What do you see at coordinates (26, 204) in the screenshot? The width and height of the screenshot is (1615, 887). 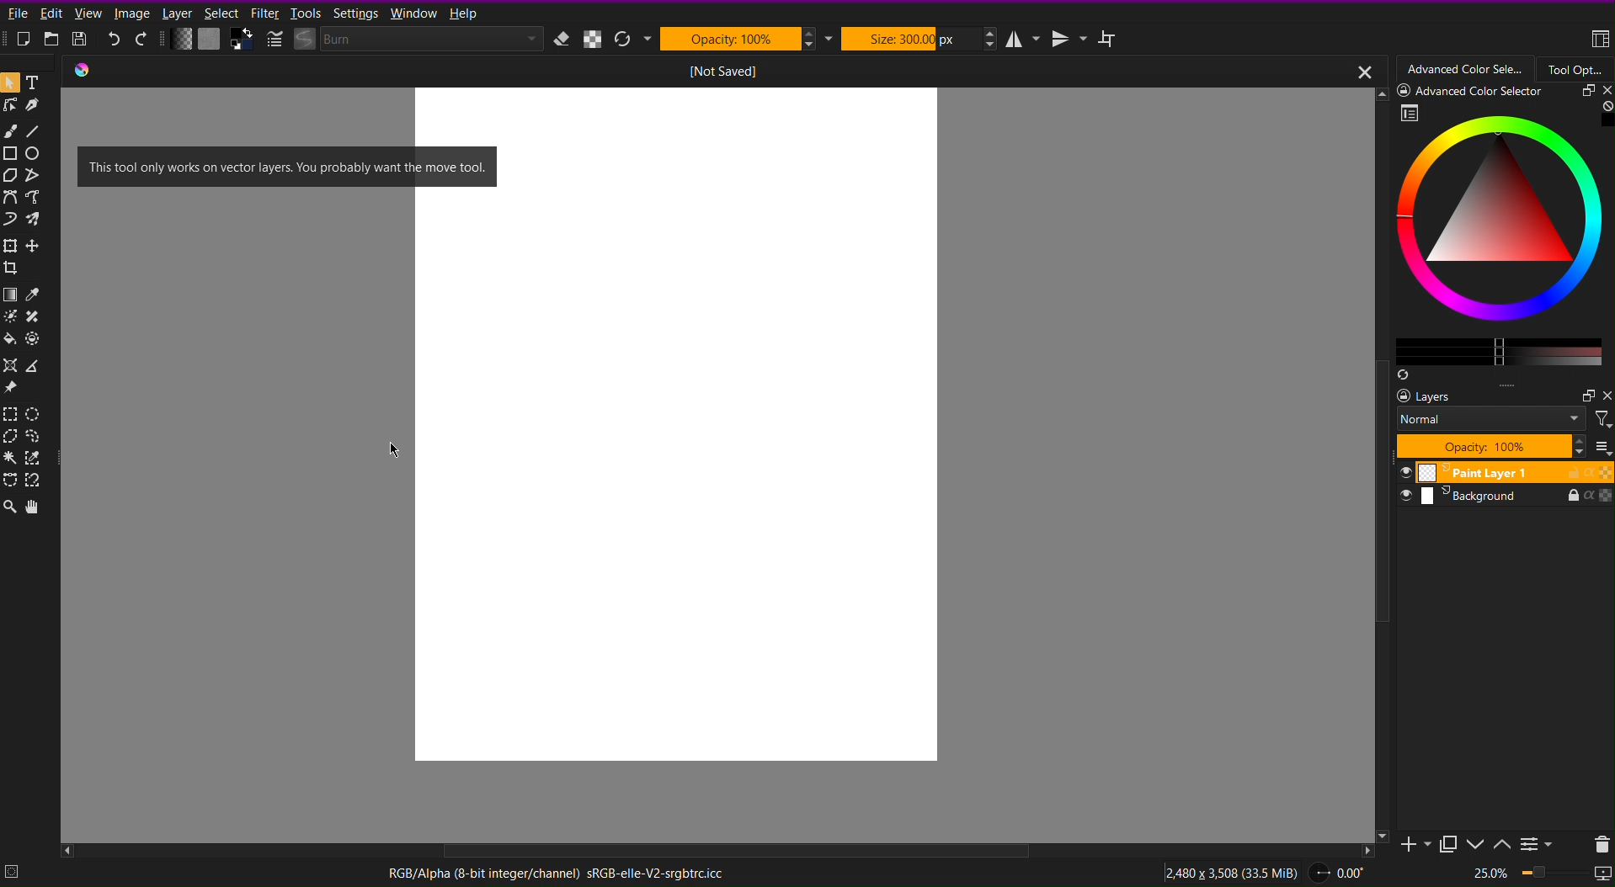 I see `Curve Tools` at bounding box center [26, 204].